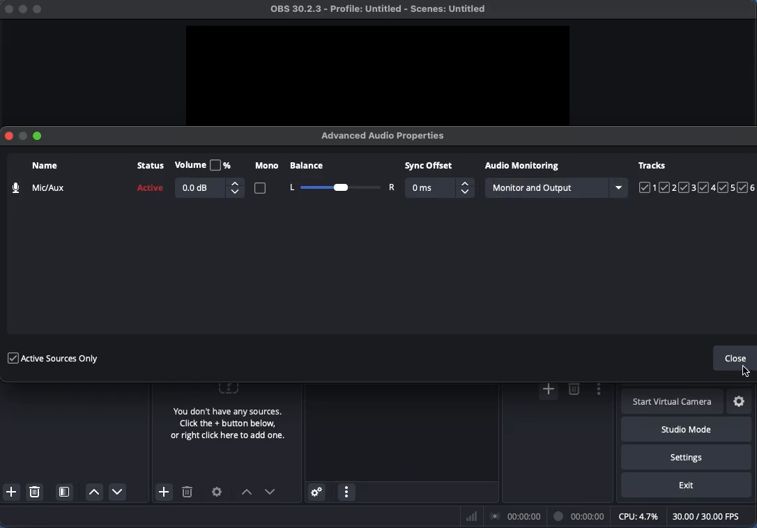 This screenshot has width=757, height=528. I want to click on Time, so click(581, 515).